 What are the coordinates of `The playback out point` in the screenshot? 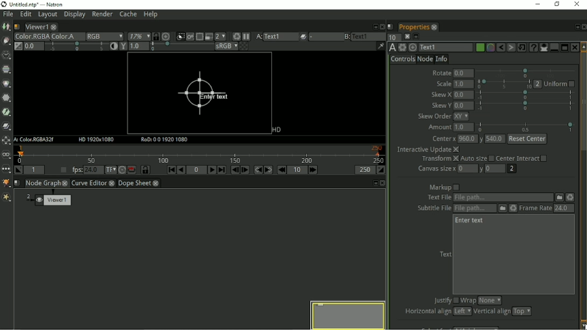 It's located at (364, 170).